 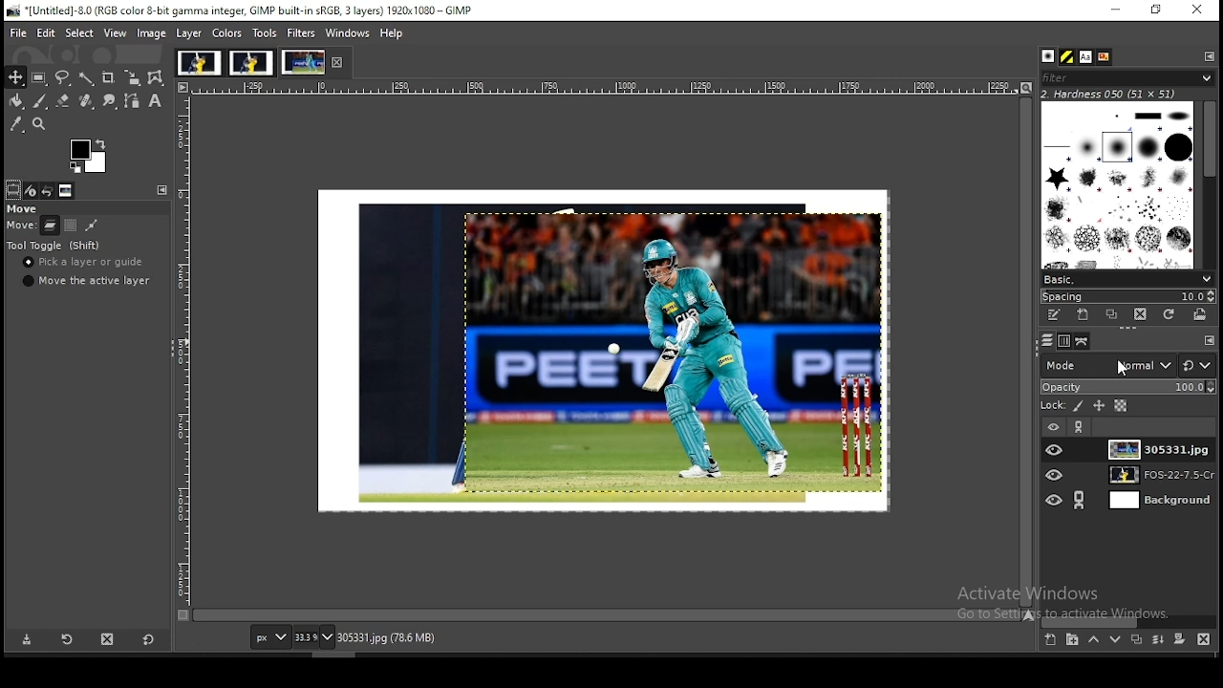 What do you see at coordinates (64, 76) in the screenshot?
I see `free selection tool` at bounding box center [64, 76].